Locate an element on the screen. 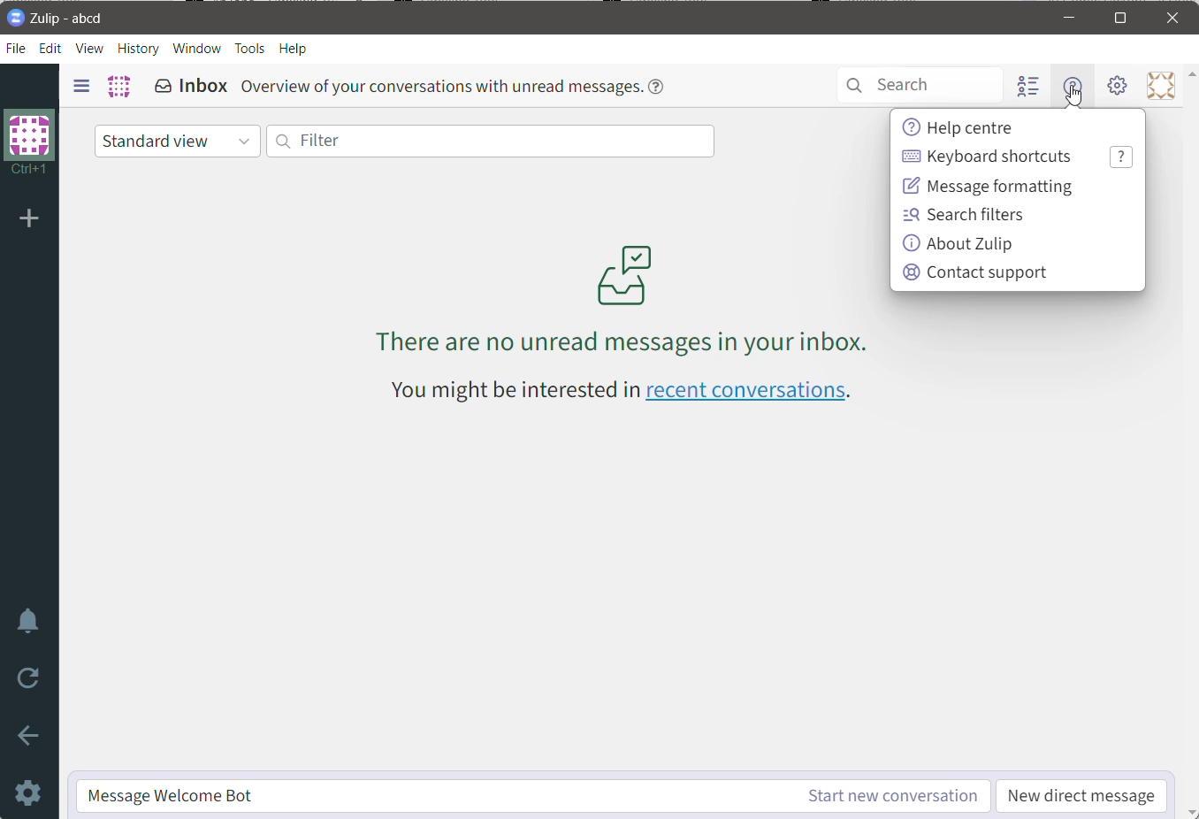 The width and height of the screenshot is (1199, 819). Enable Do Not Disturb is located at coordinates (30, 622).